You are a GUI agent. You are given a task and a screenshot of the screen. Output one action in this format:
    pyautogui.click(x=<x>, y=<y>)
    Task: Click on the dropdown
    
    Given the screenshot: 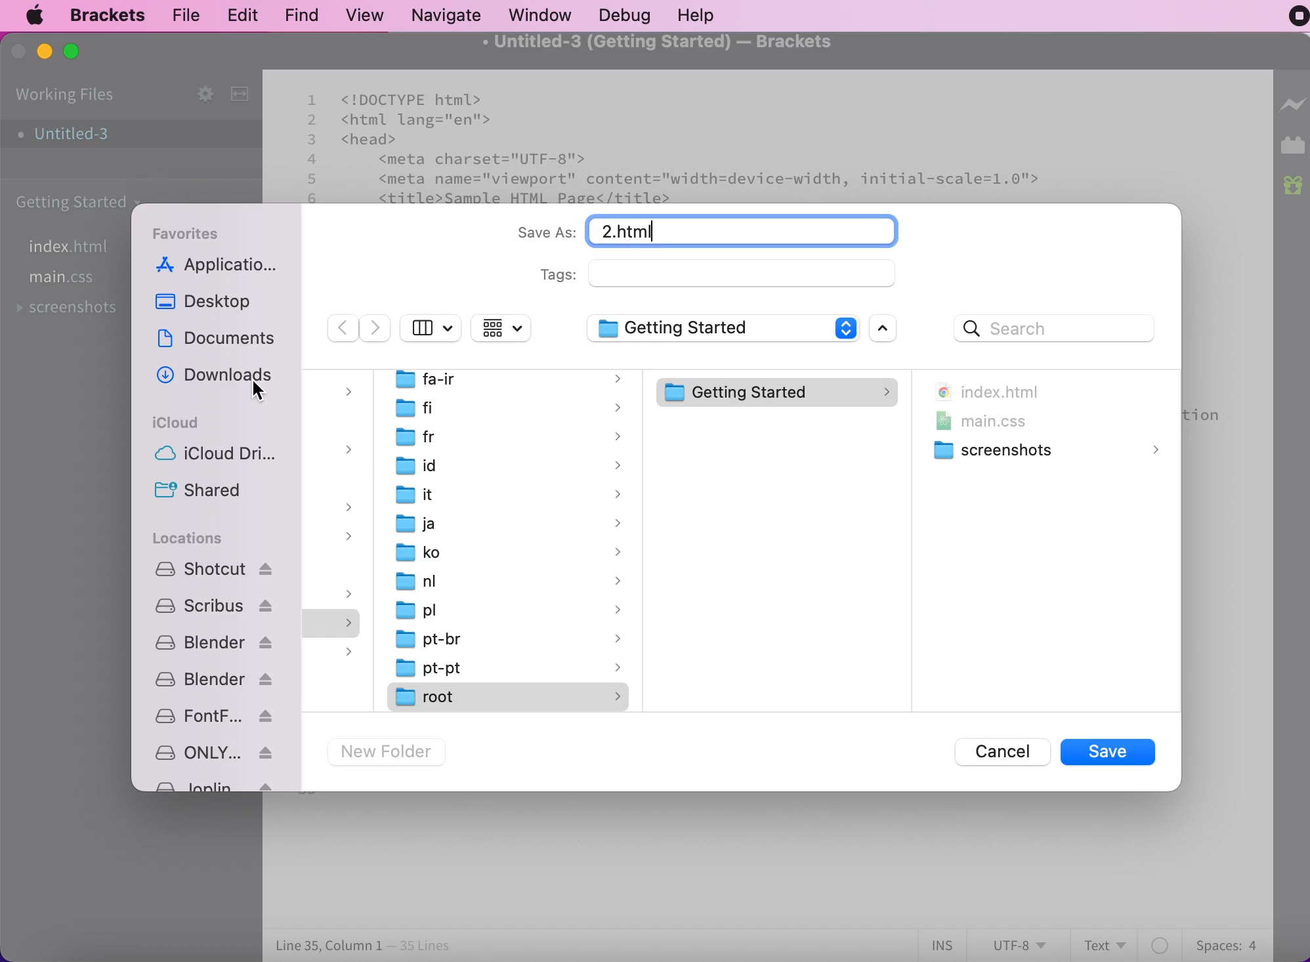 What is the action you would take?
    pyautogui.click(x=349, y=623)
    